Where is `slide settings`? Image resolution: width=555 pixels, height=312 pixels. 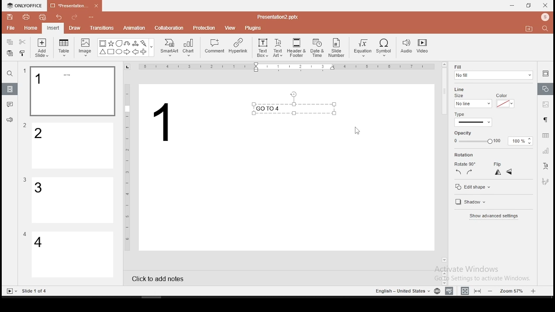
slide settings is located at coordinates (545, 73).